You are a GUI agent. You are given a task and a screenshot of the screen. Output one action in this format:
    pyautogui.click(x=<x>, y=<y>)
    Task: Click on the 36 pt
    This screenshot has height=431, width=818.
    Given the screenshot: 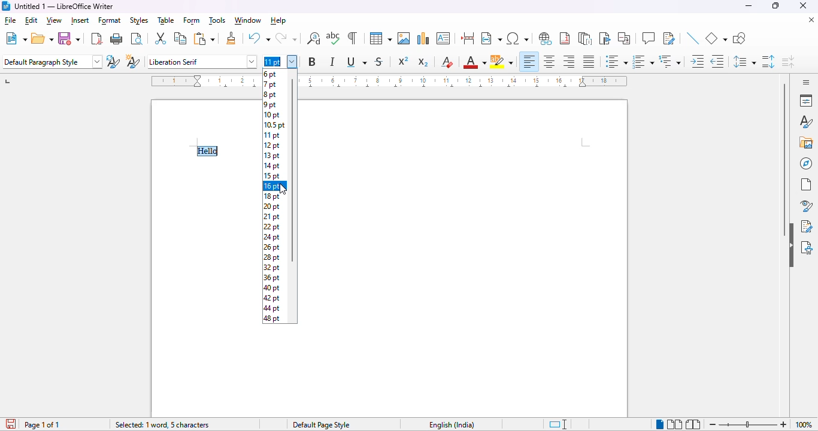 What is the action you would take?
    pyautogui.click(x=272, y=278)
    